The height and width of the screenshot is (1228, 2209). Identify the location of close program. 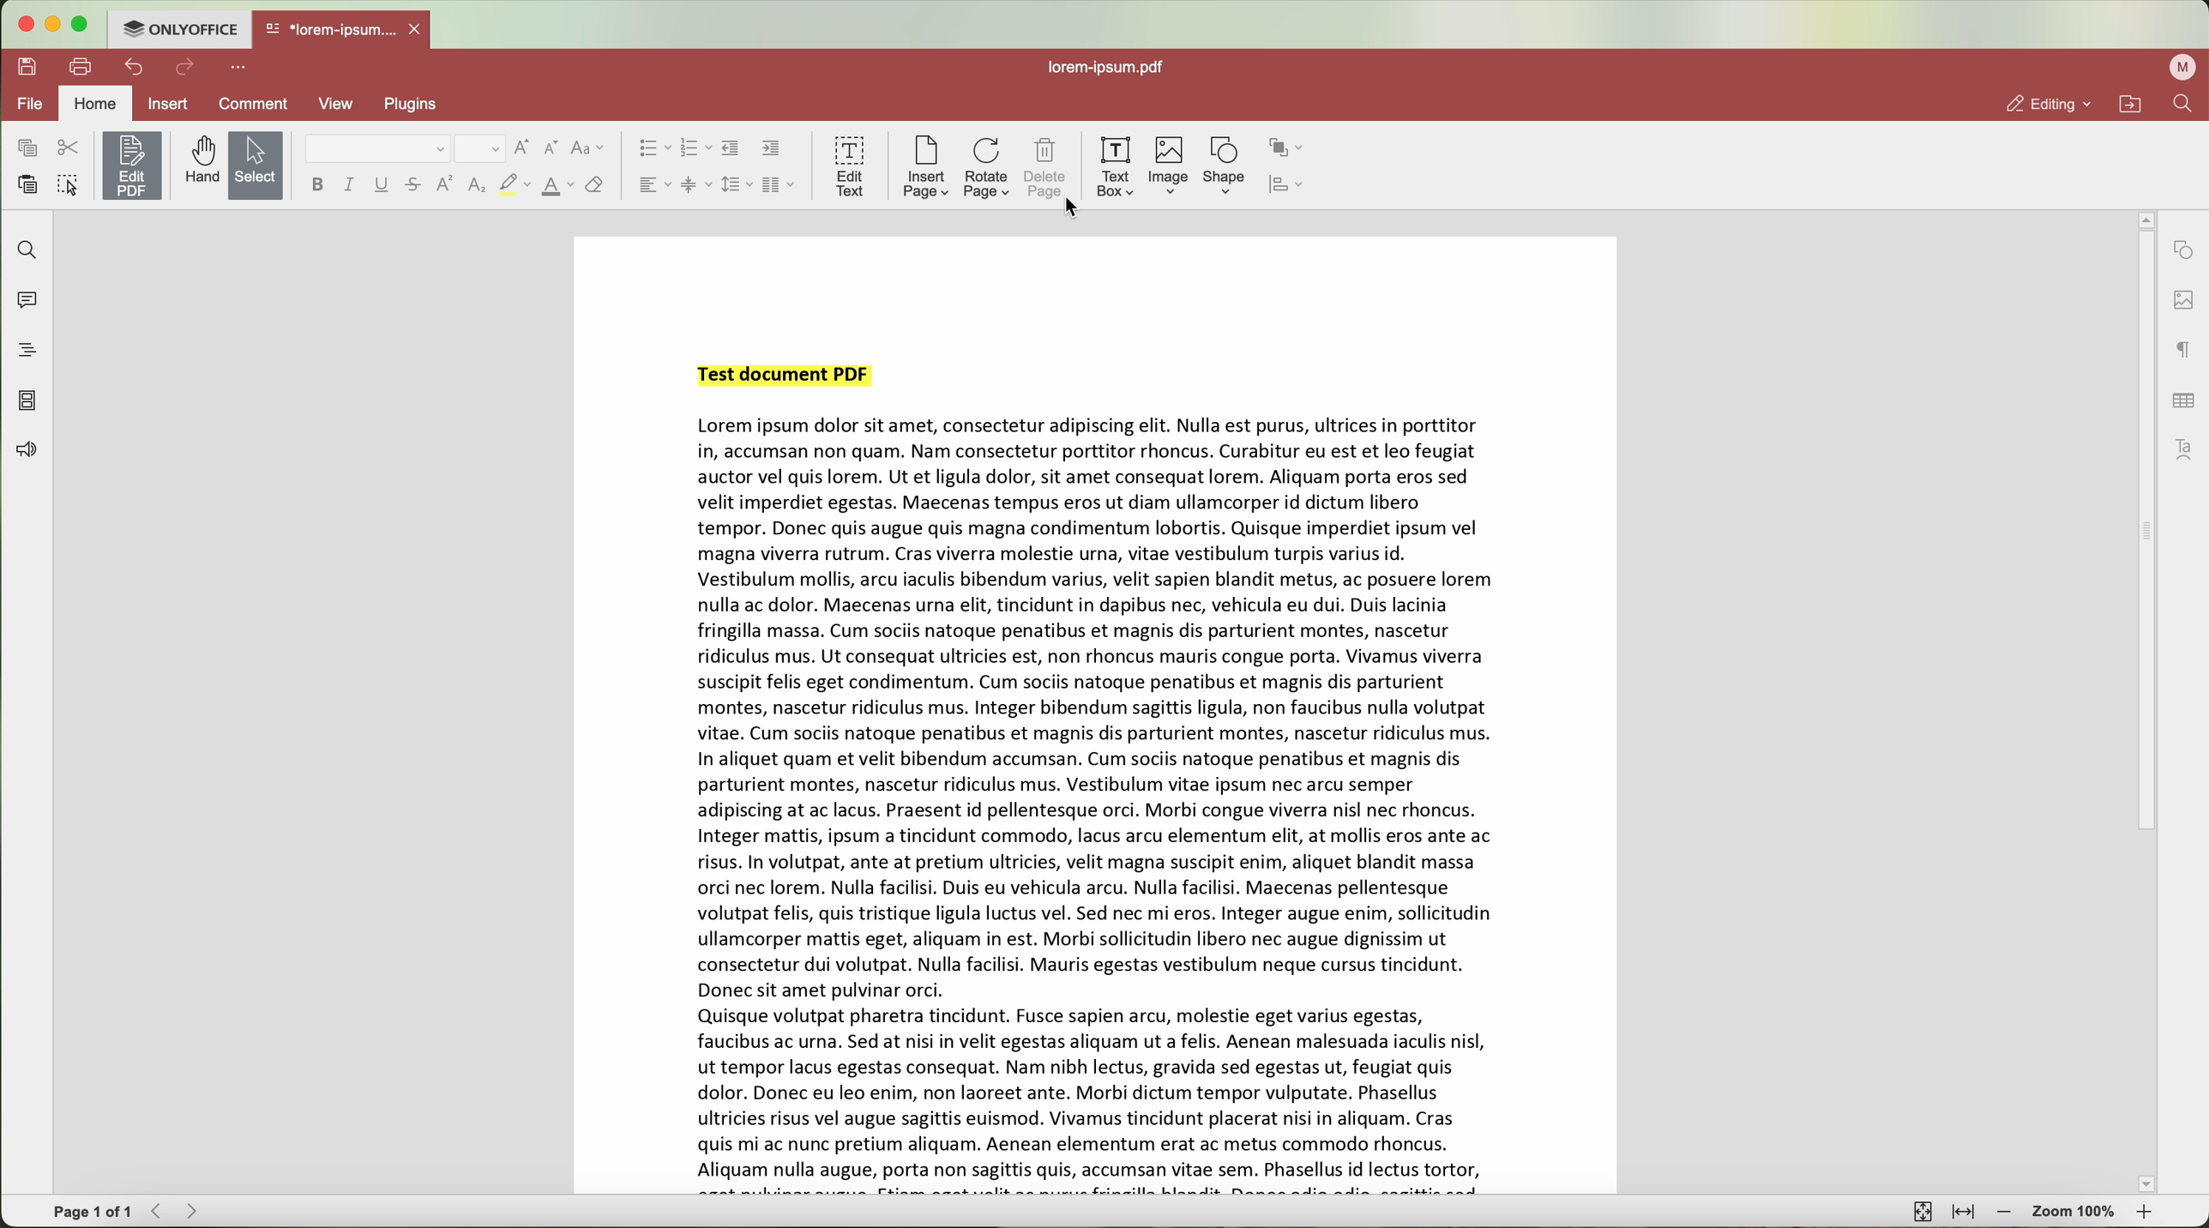
(21, 25).